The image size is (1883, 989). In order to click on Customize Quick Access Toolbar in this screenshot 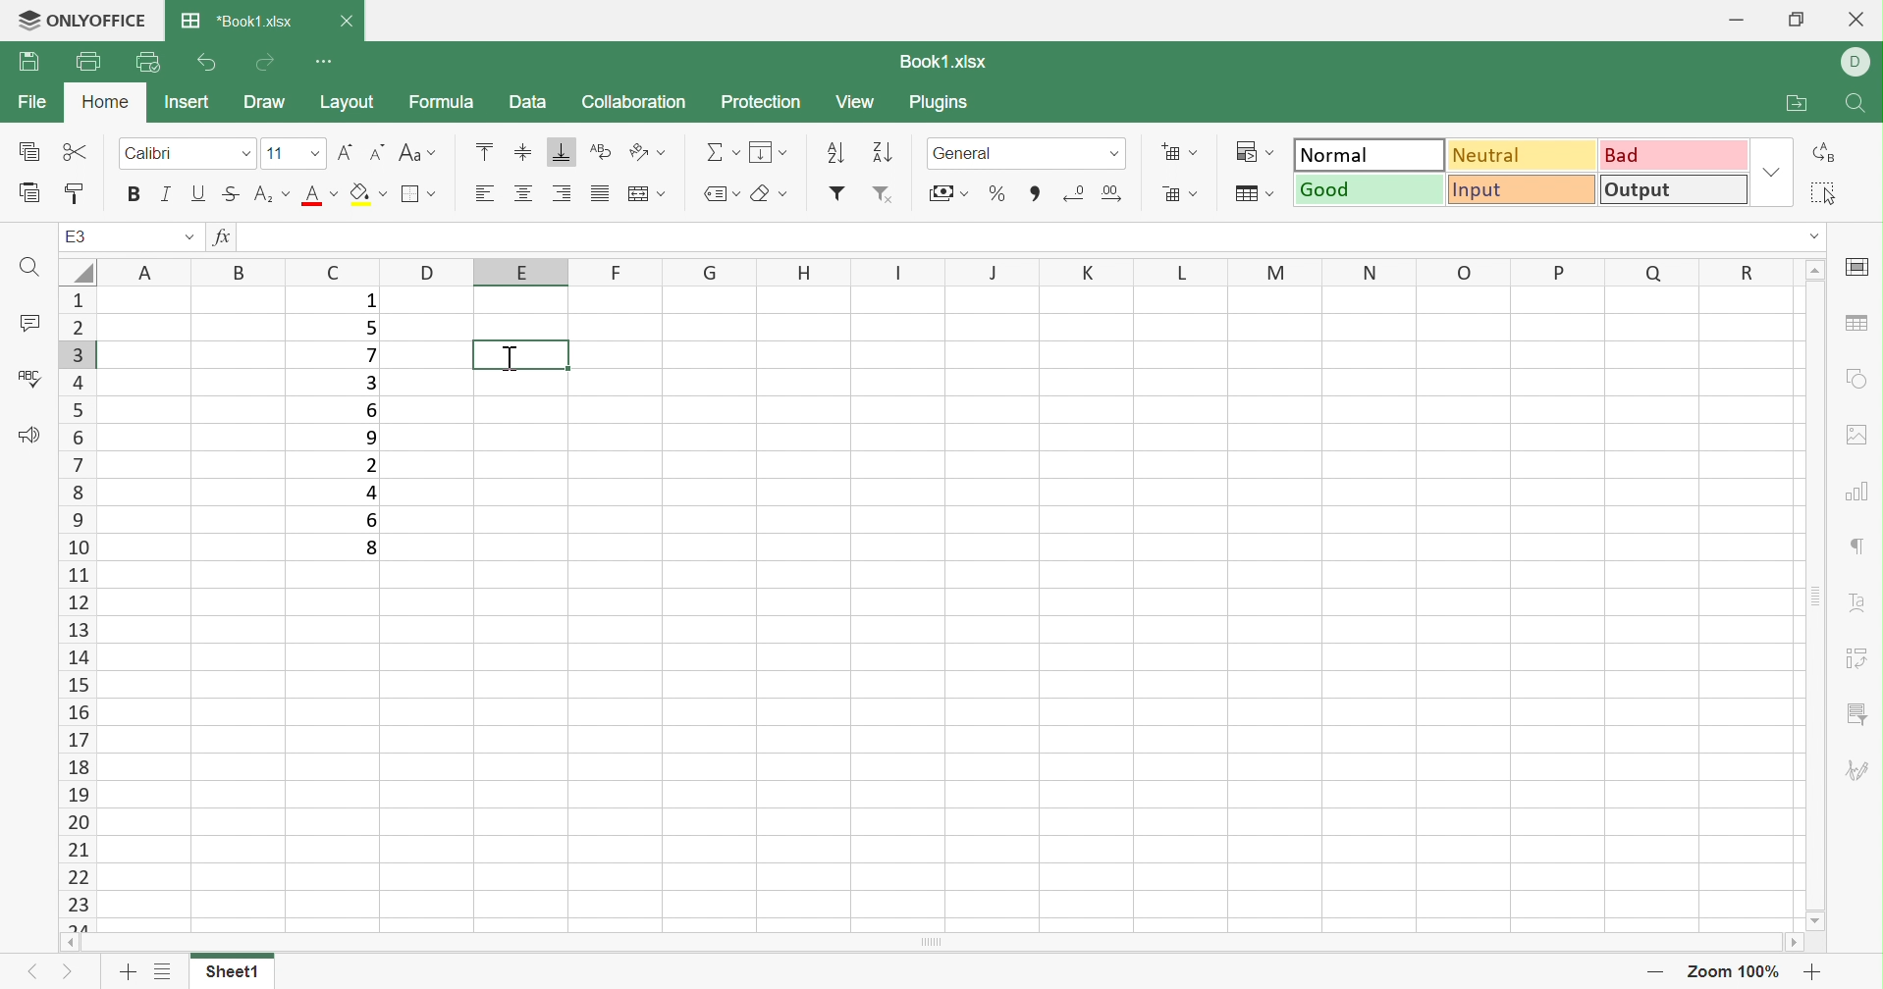, I will do `click(327, 62)`.